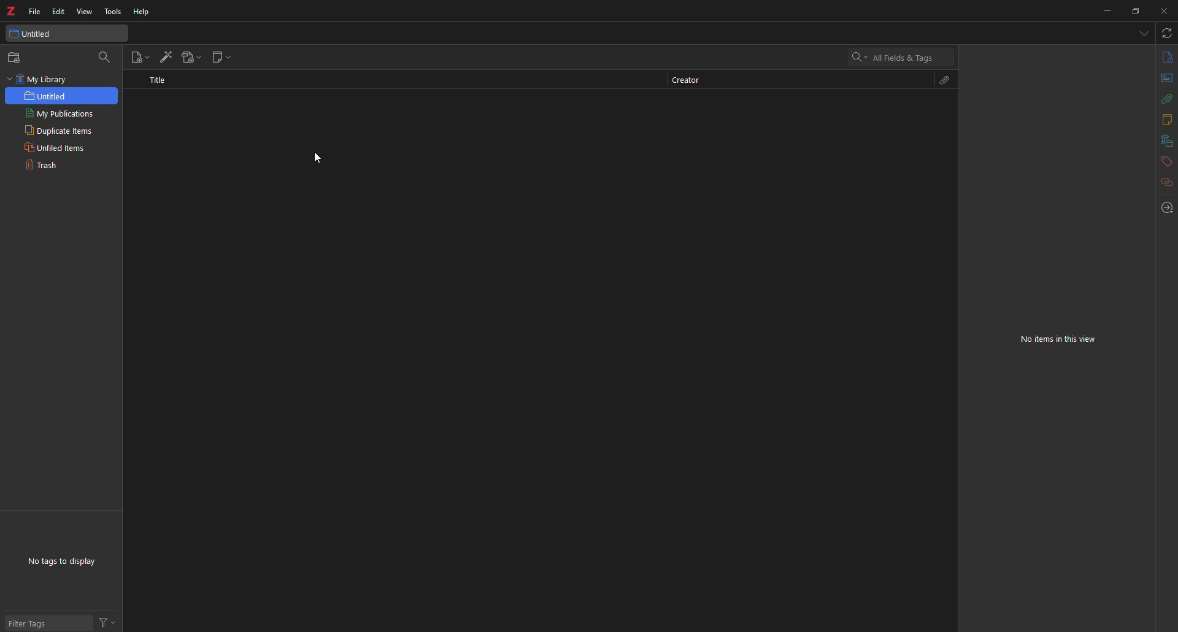 This screenshot has width=1178, height=632. Describe the element at coordinates (85, 11) in the screenshot. I see `view` at that location.